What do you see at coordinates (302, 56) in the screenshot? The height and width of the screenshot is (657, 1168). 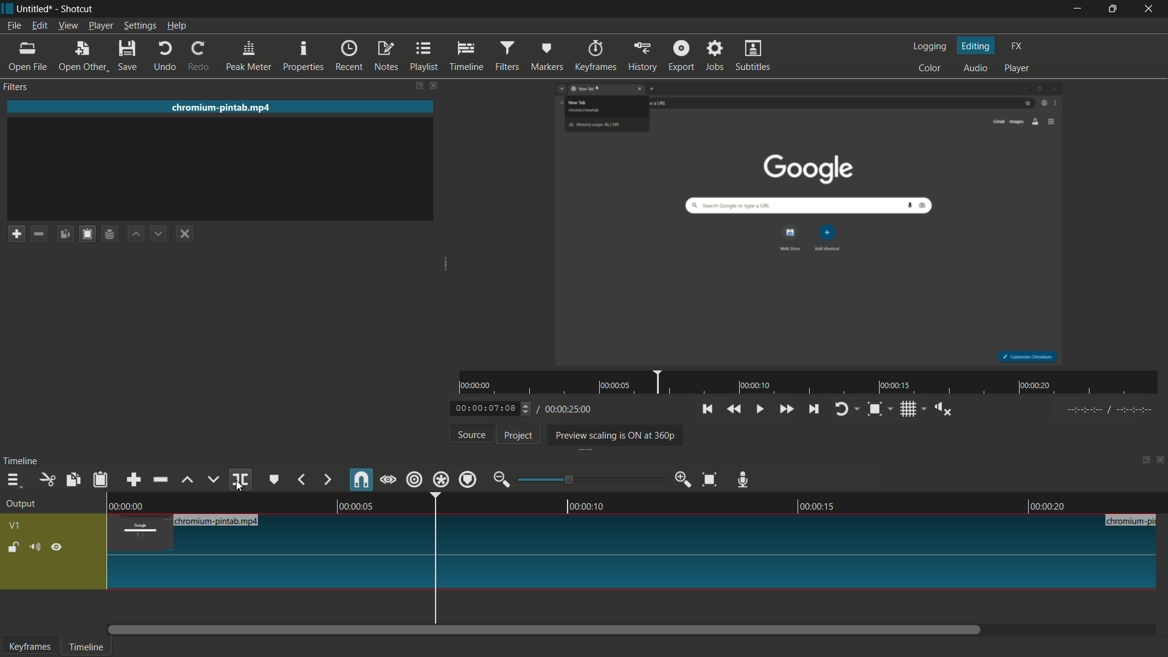 I see `properties` at bounding box center [302, 56].